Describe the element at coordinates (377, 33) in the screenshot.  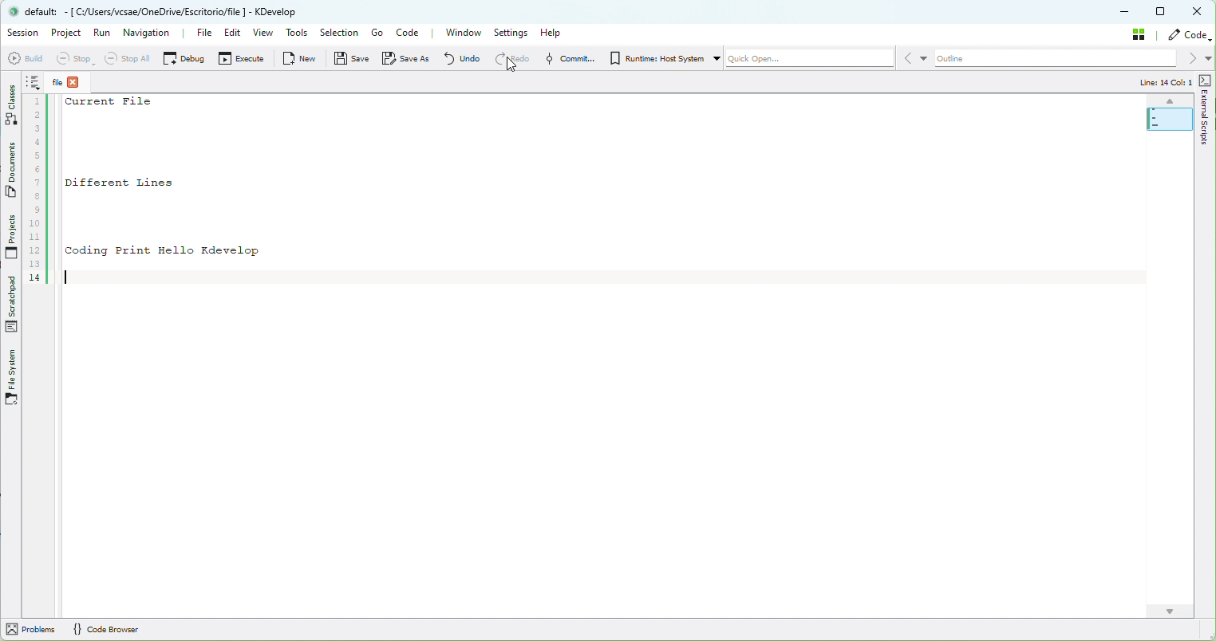
I see `Go` at that location.